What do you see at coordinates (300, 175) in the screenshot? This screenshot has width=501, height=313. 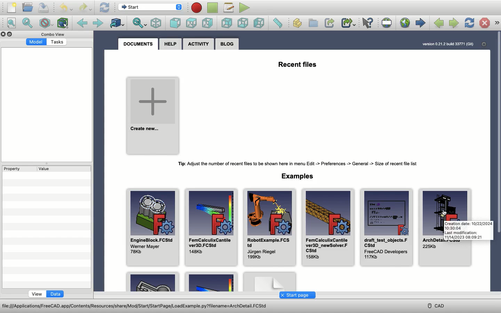 I see `Examples` at bounding box center [300, 175].